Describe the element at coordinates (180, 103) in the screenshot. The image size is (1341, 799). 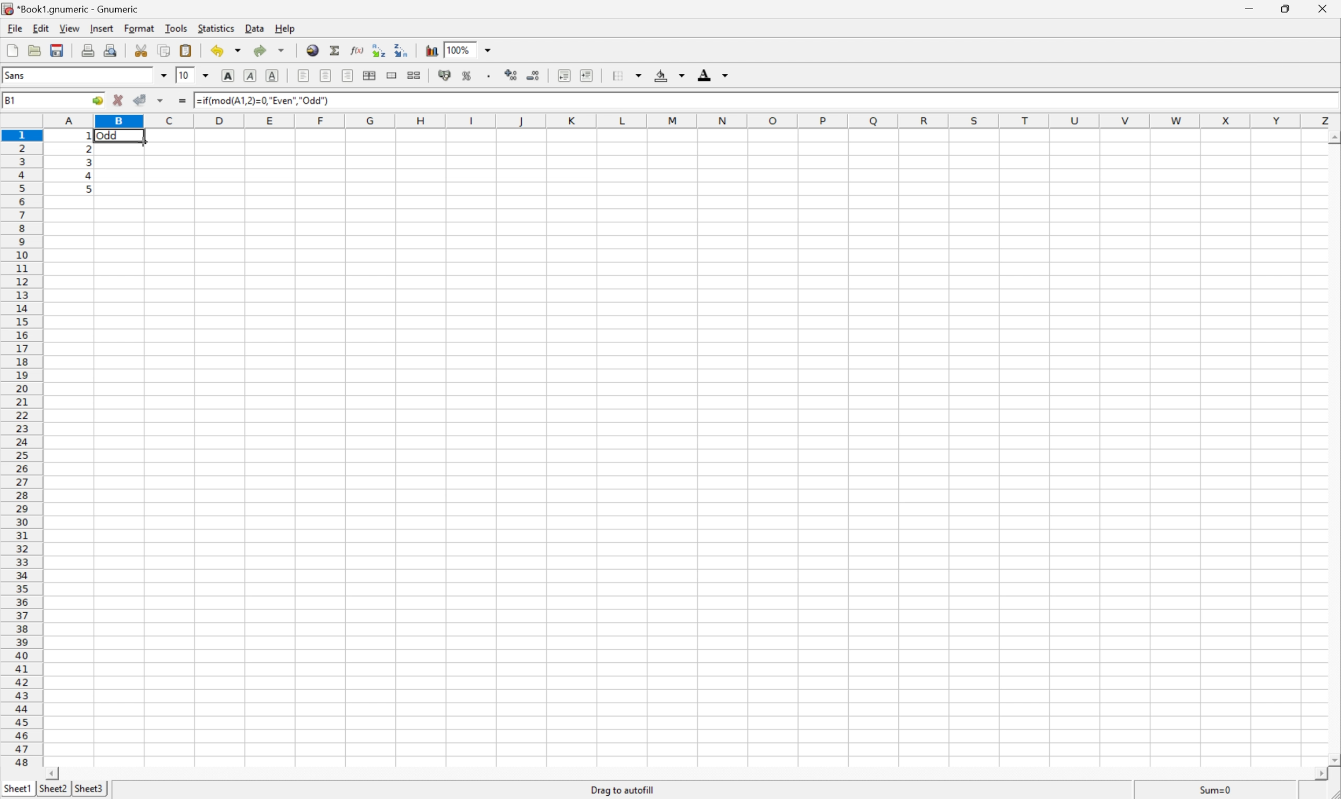
I see `Enter formula` at that location.